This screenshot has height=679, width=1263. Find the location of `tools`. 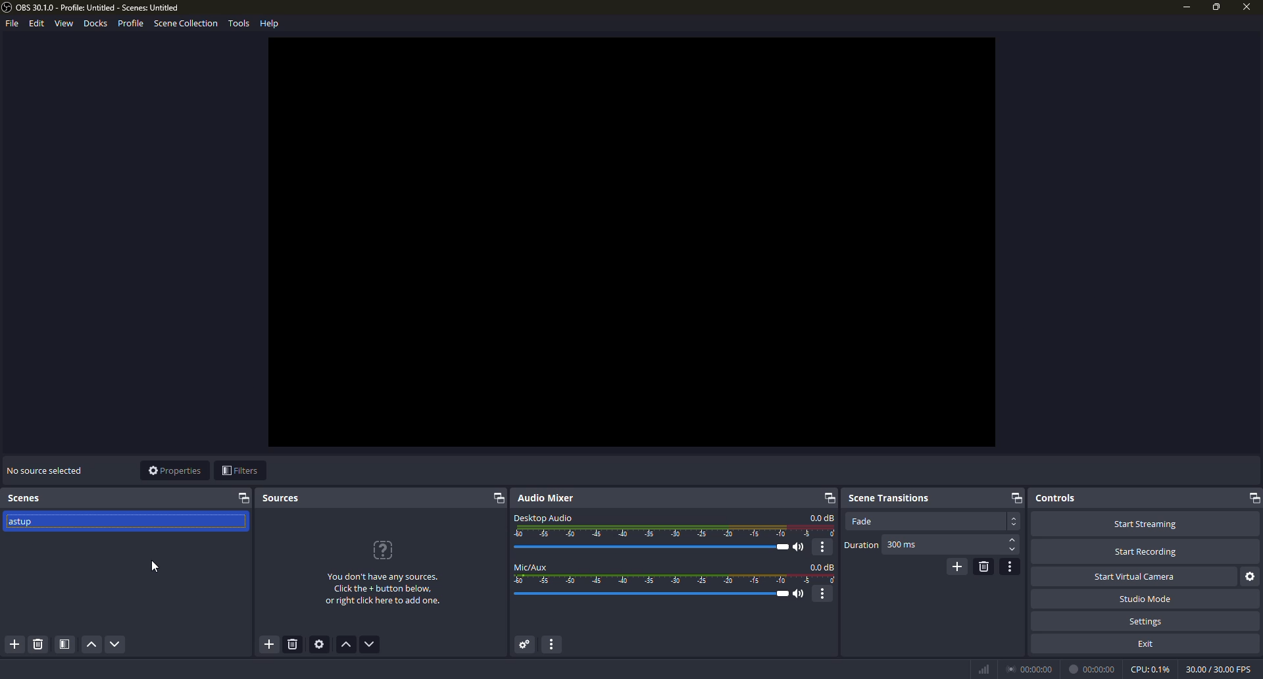

tools is located at coordinates (239, 24).